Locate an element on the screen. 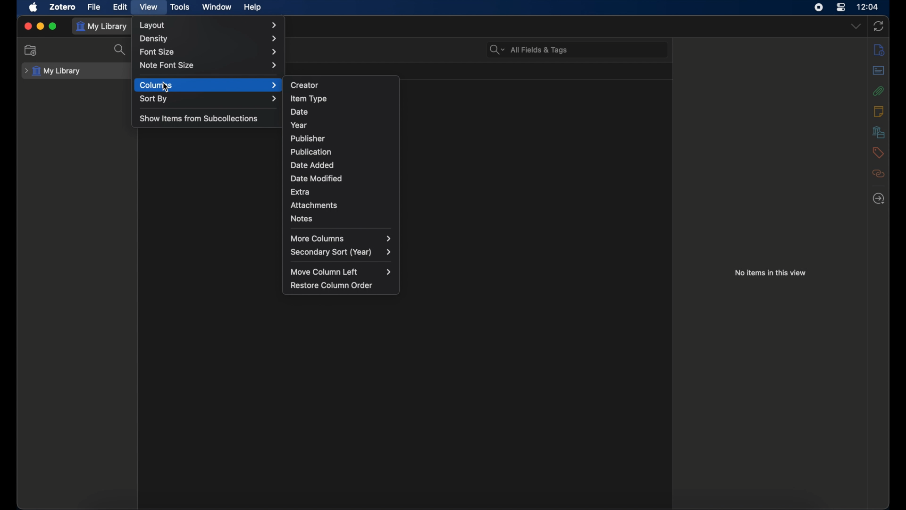 The height and width of the screenshot is (510, 906). new collection is located at coordinates (31, 50).